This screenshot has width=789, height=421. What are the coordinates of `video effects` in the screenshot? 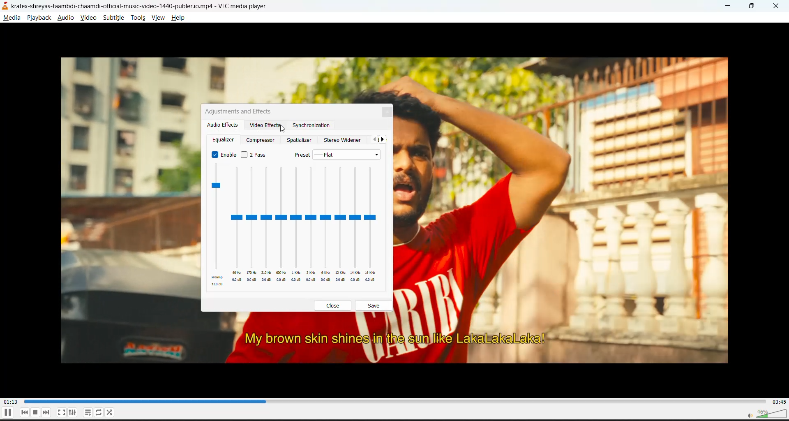 It's located at (265, 126).